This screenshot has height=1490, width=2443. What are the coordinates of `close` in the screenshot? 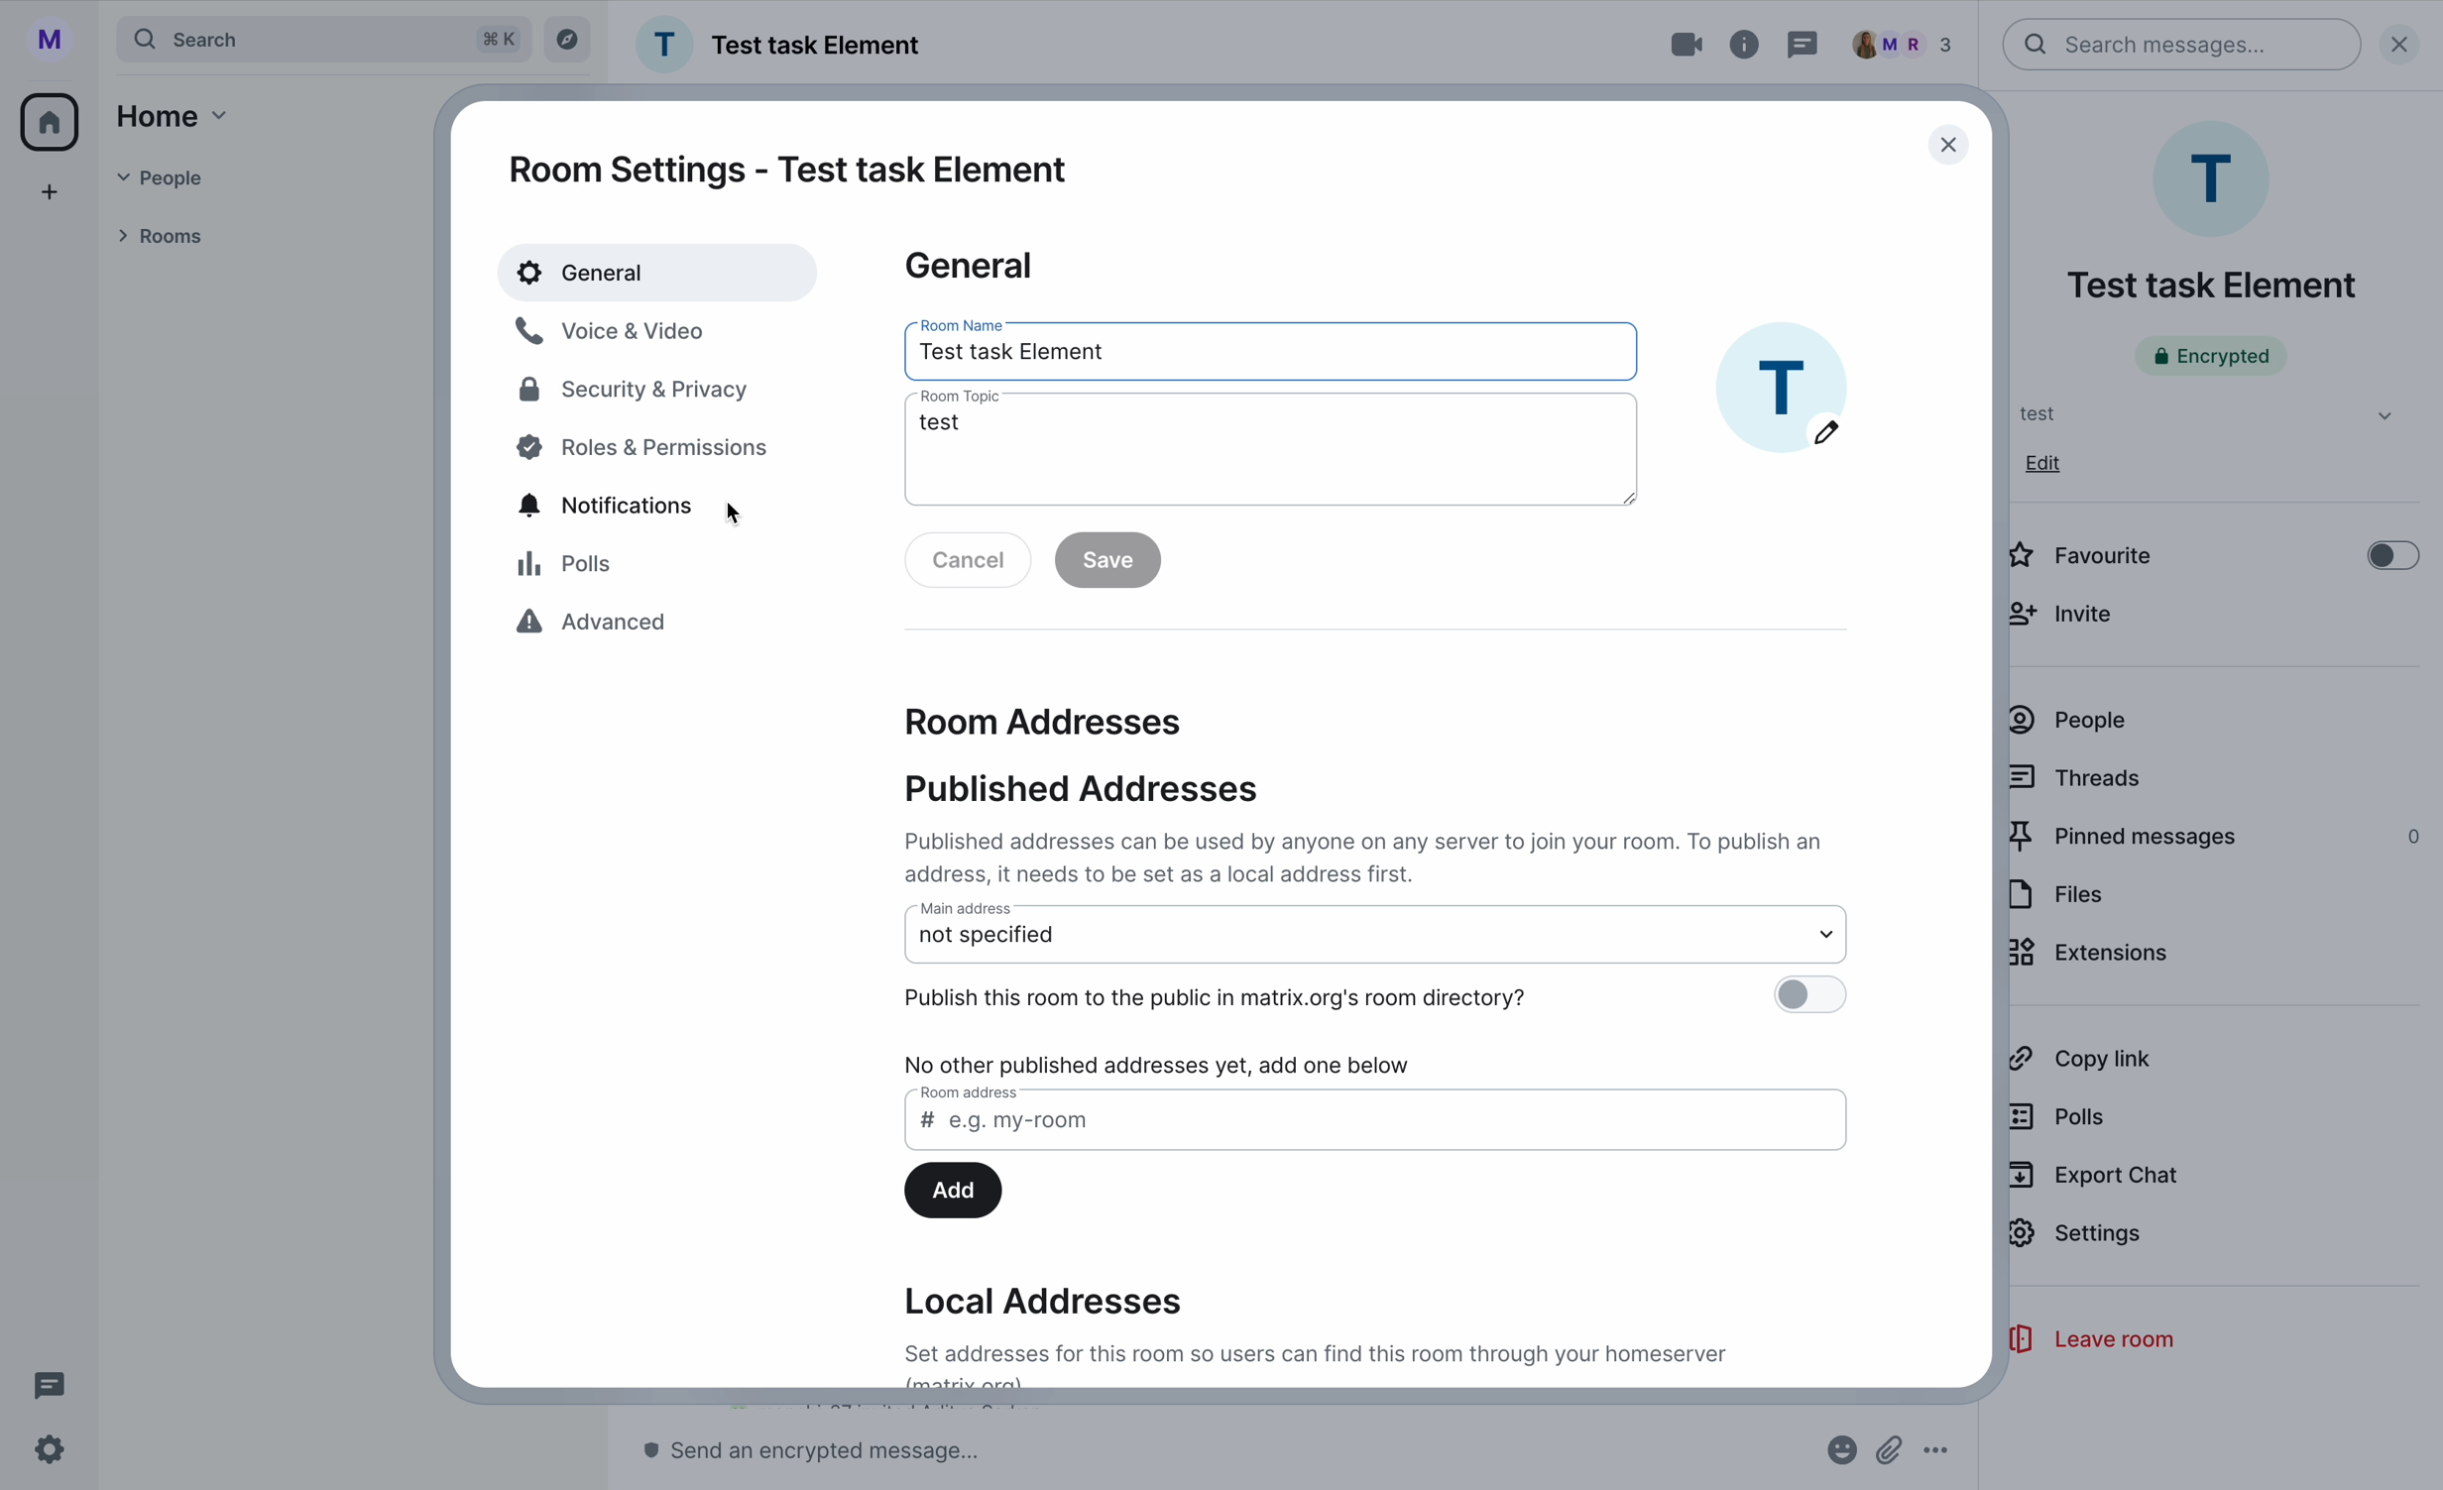 It's located at (2408, 42).